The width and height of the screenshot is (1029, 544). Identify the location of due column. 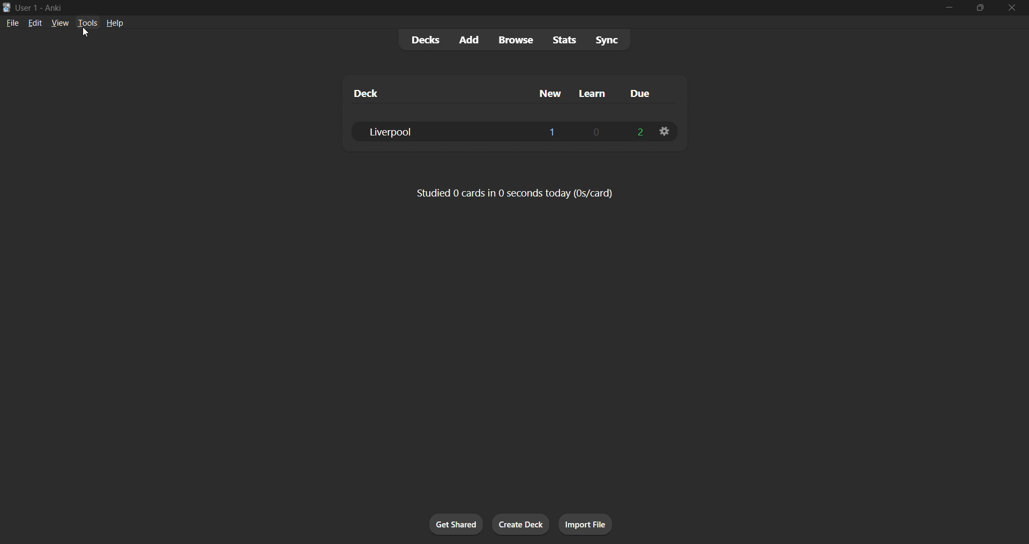
(647, 94).